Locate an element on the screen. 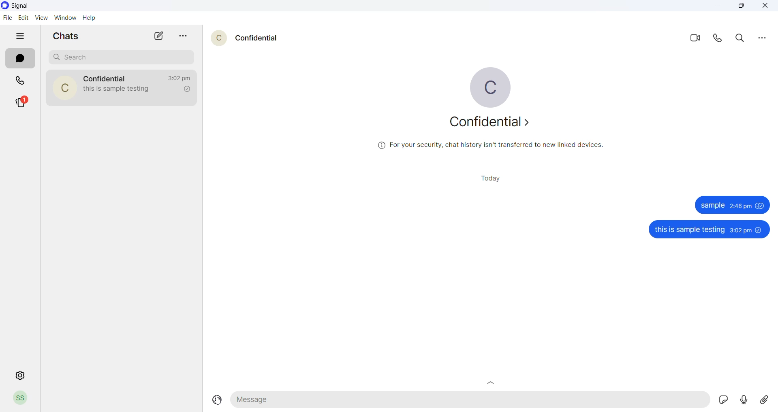 This screenshot has height=412, width=778. voice note is located at coordinates (743, 399).